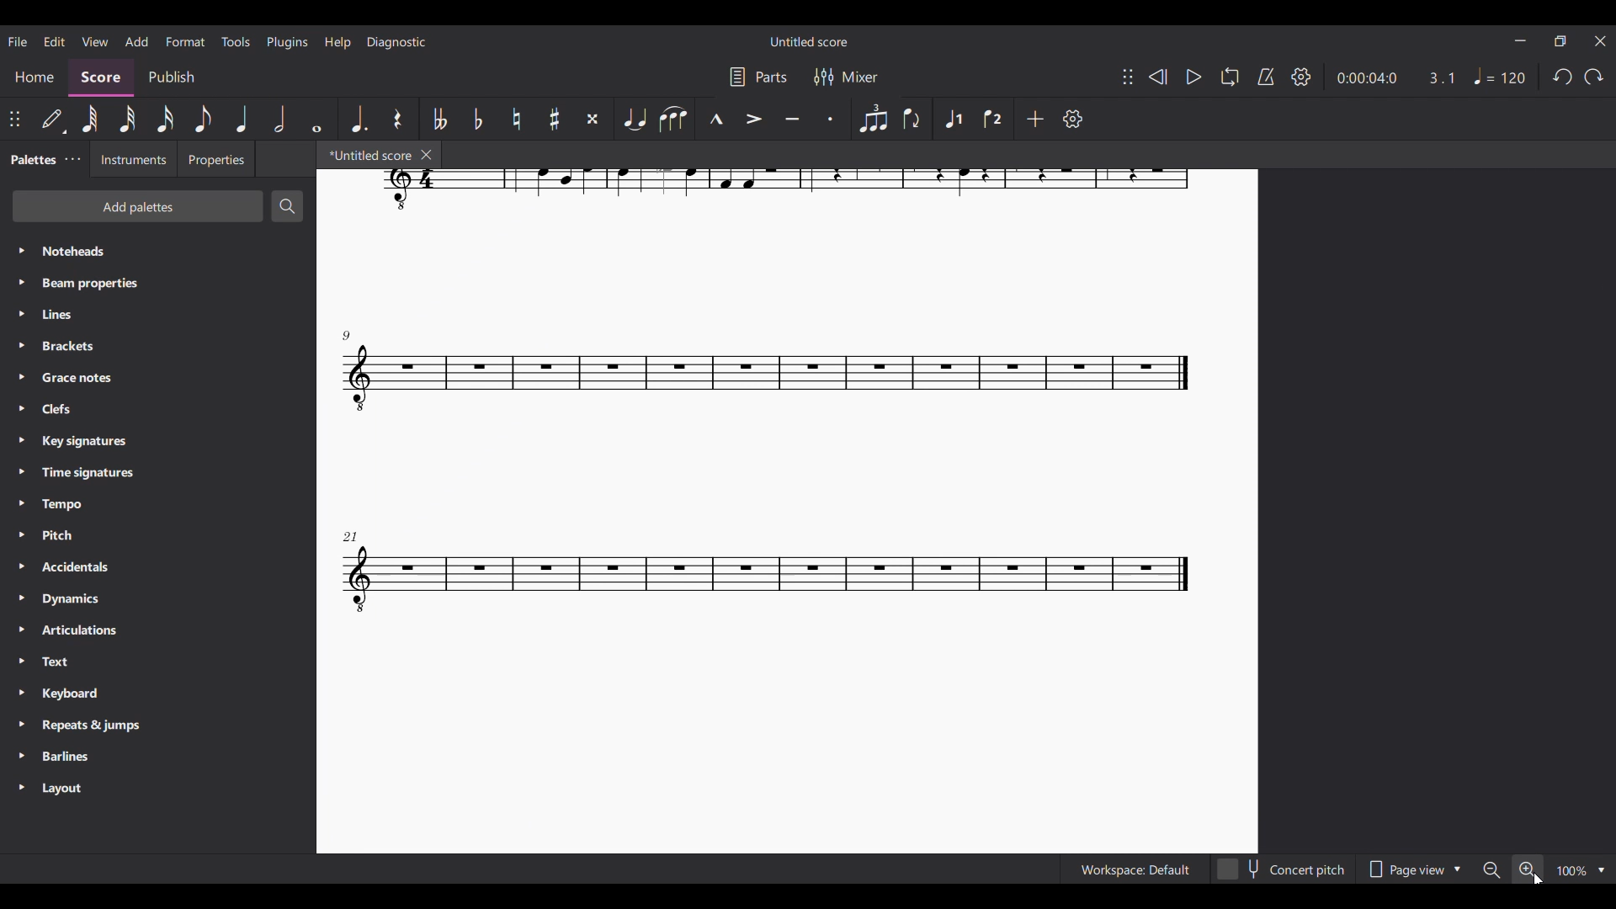 The image size is (1616, 909). Describe the element at coordinates (287, 205) in the screenshot. I see `Search` at that location.